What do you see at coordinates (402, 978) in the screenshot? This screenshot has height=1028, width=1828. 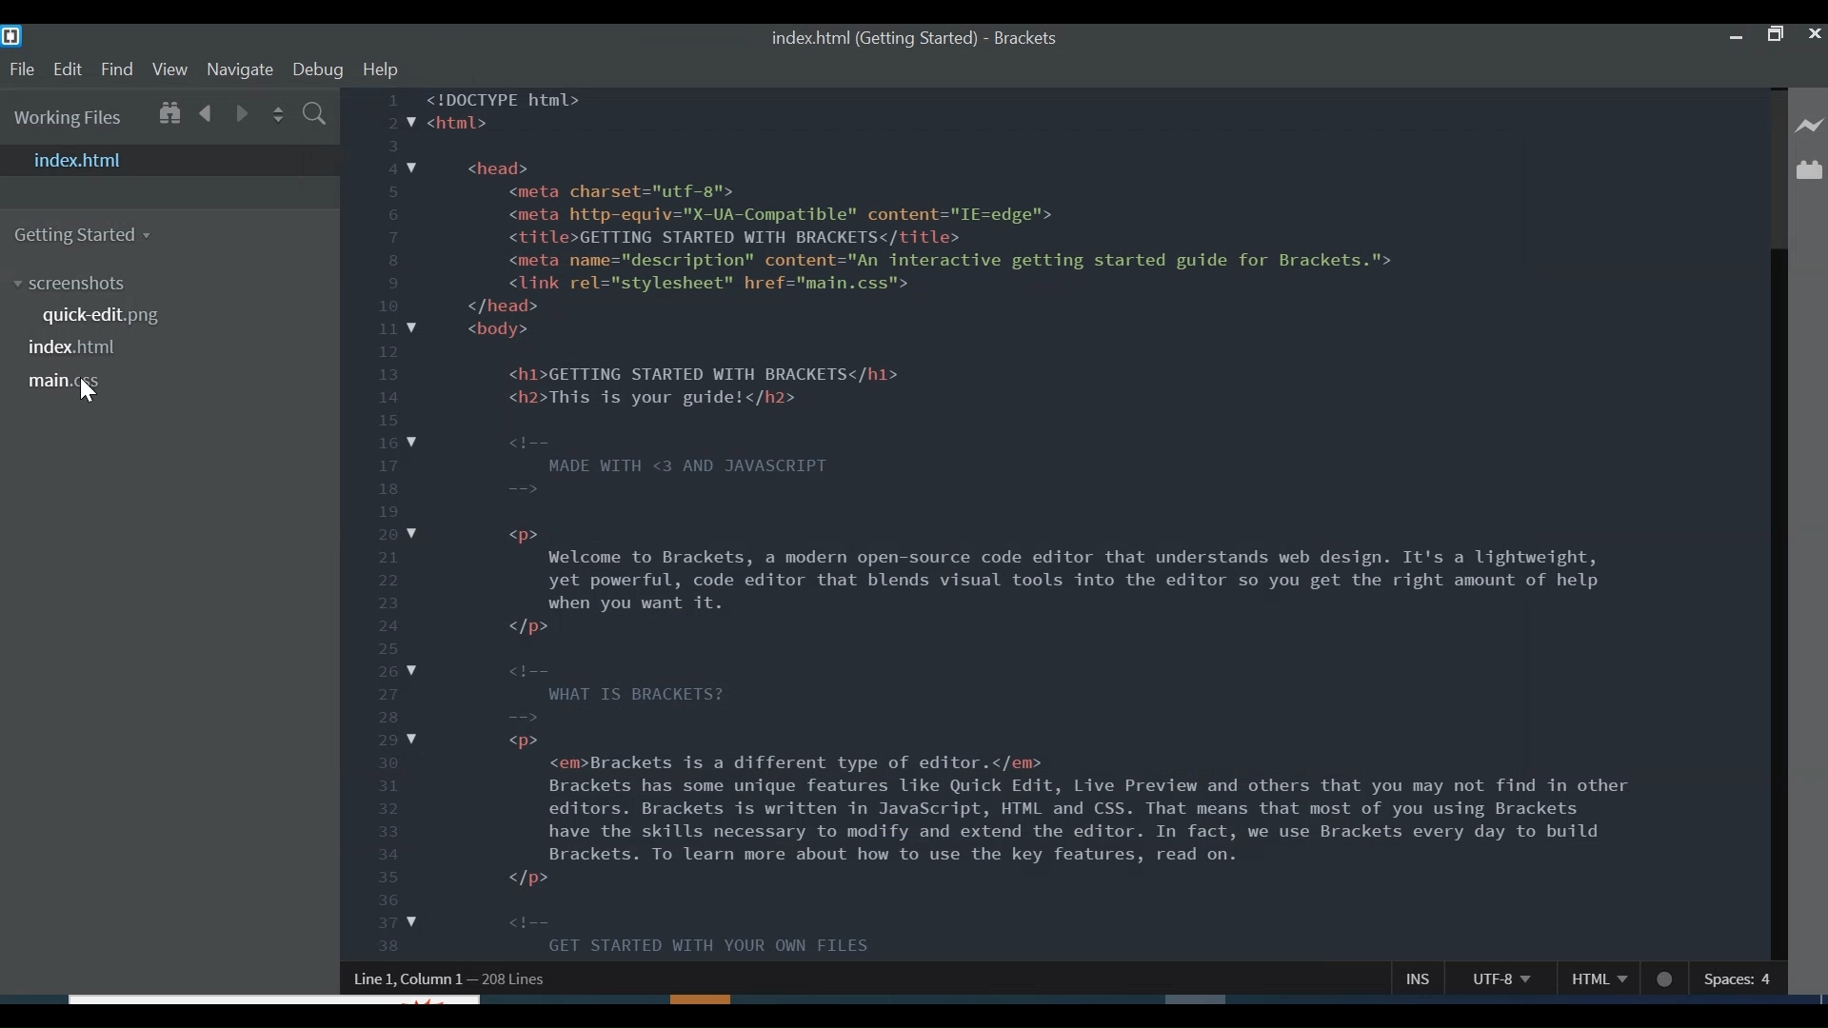 I see `Line, Column Preference` at bounding box center [402, 978].